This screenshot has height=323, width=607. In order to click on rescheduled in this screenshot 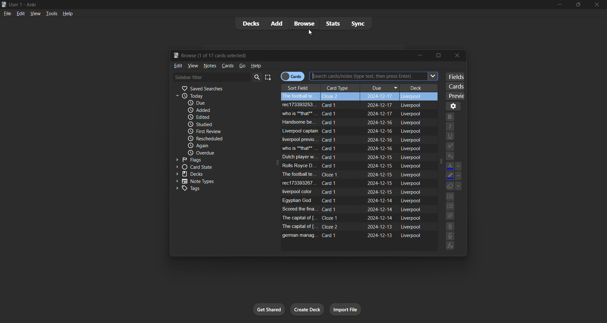, I will do `click(218, 138)`.